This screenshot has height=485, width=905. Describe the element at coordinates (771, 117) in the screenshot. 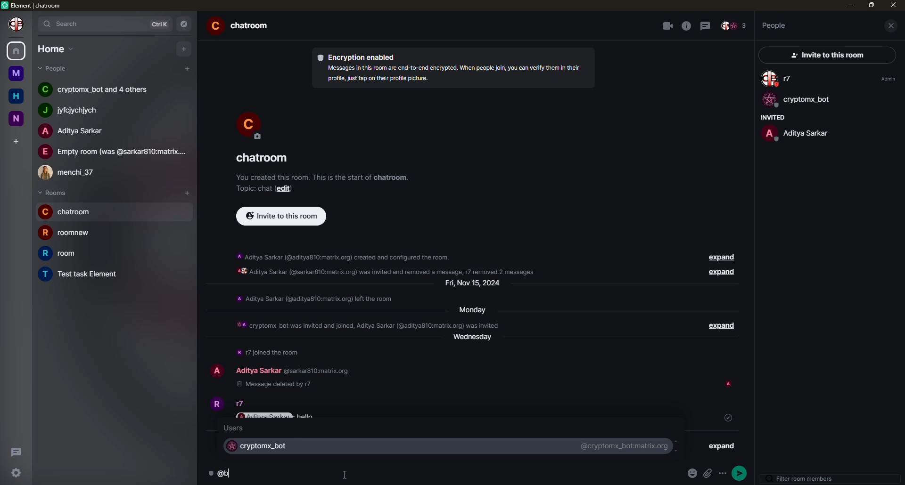

I see `invited` at that location.